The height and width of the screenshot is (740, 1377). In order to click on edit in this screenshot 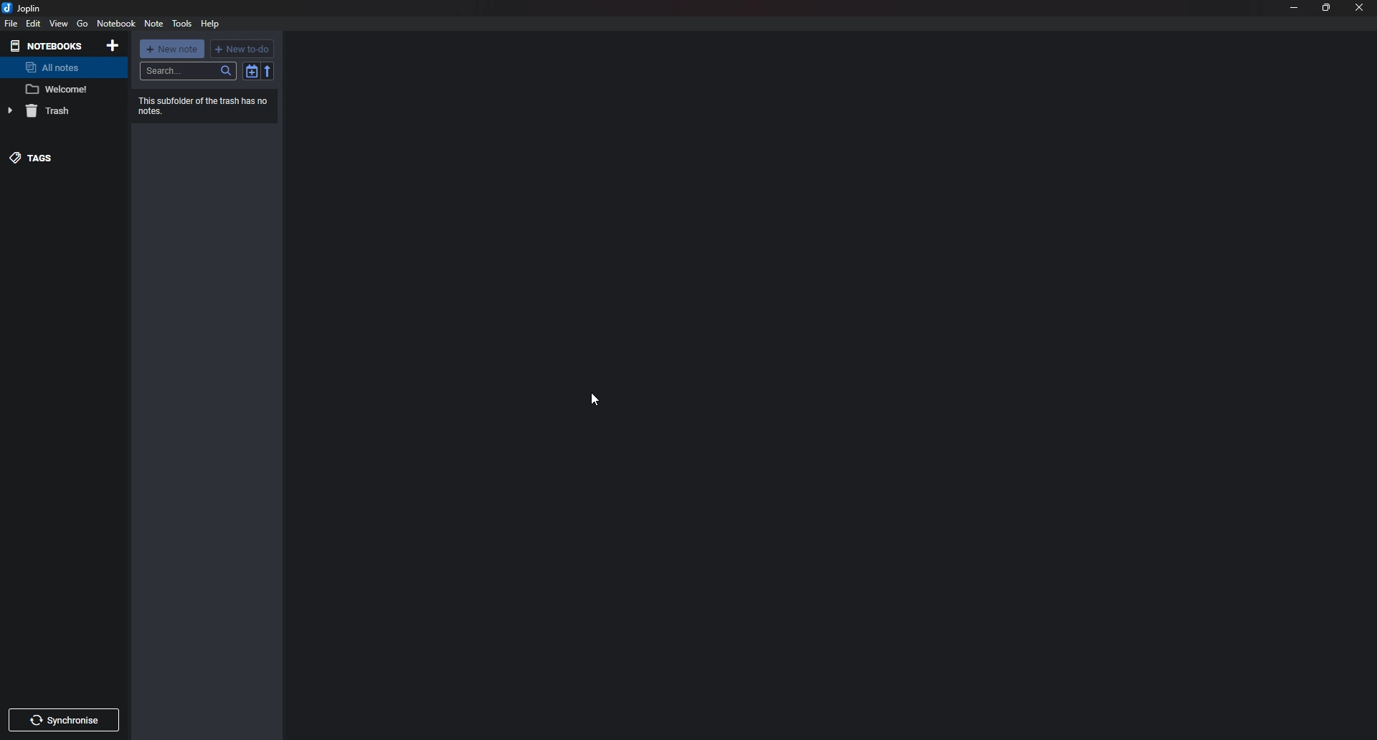, I will do `click(34, 24)`.